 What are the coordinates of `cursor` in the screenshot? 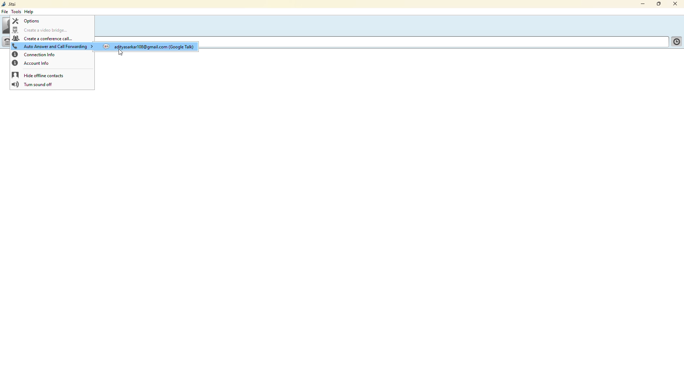 It's located at (124, 52).